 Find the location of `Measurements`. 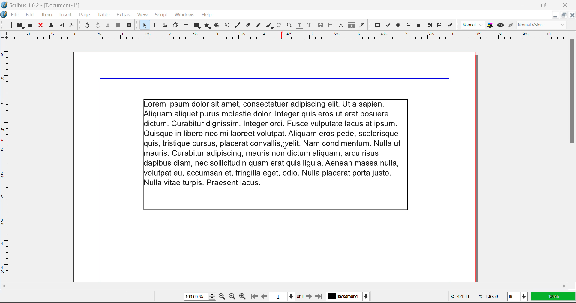

Measurements is located at coordinates (341, 25).